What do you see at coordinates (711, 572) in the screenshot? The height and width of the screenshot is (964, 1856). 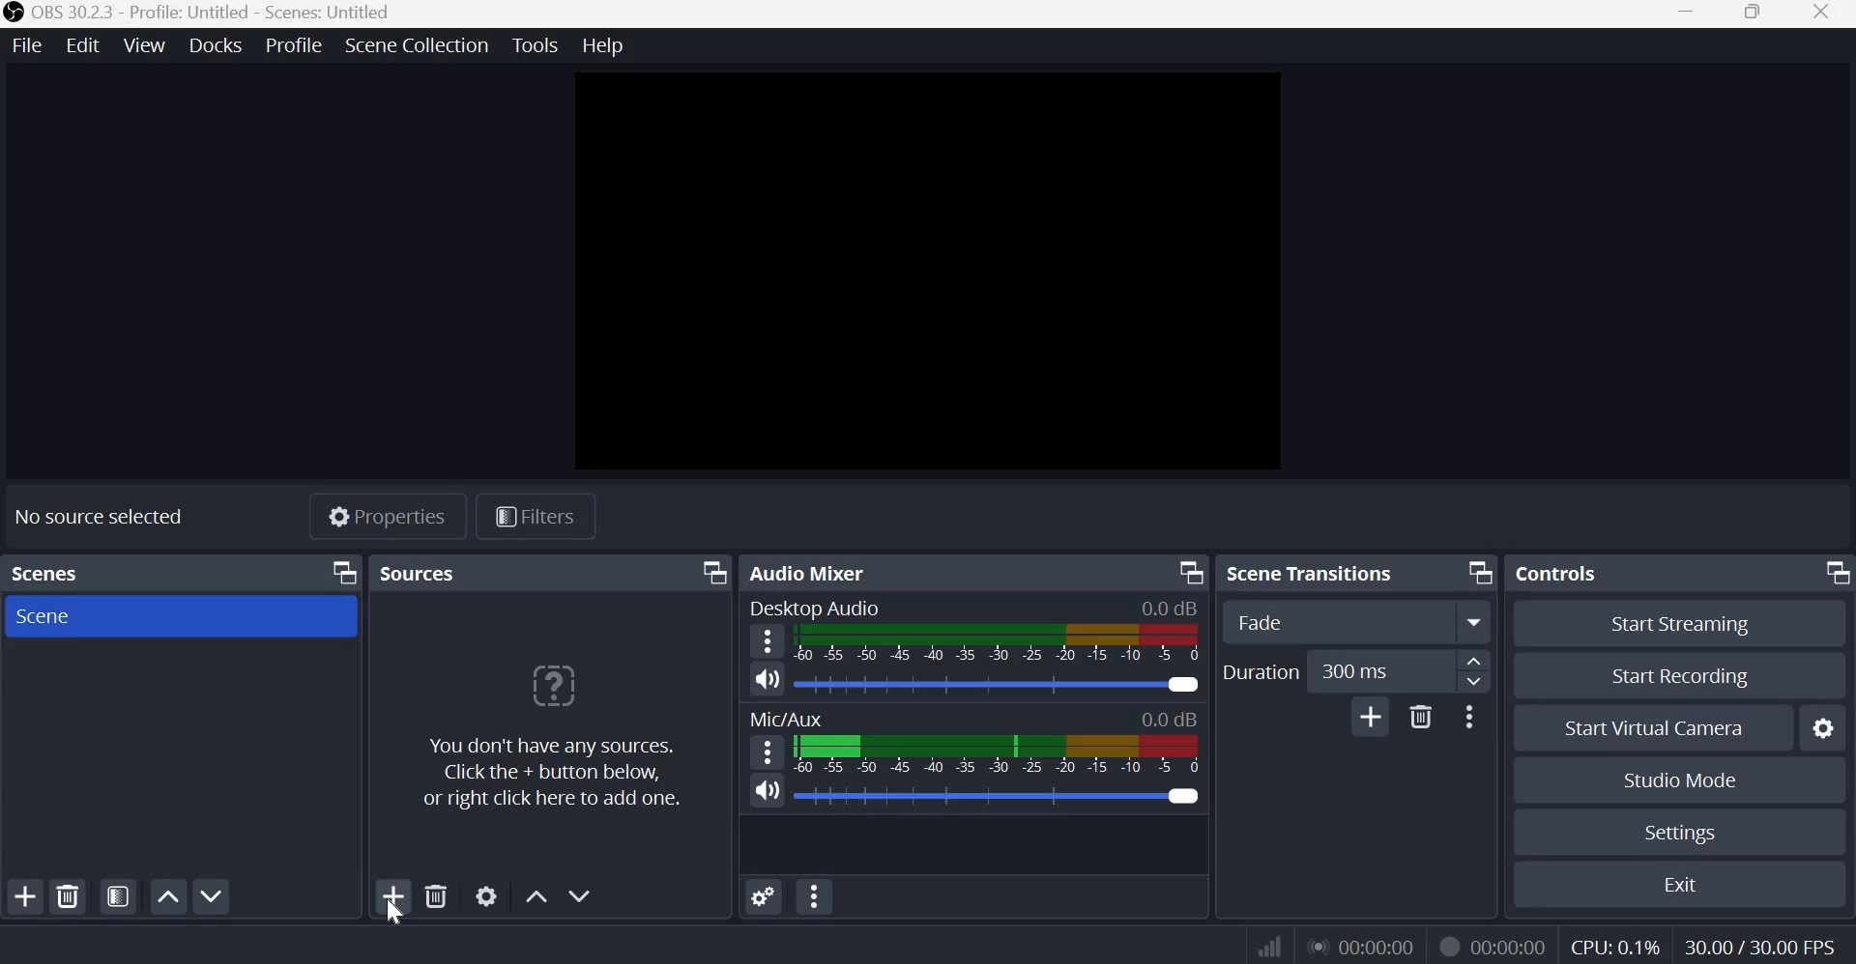 I see ` Dock Options icon` at bounding box center [711, 572].